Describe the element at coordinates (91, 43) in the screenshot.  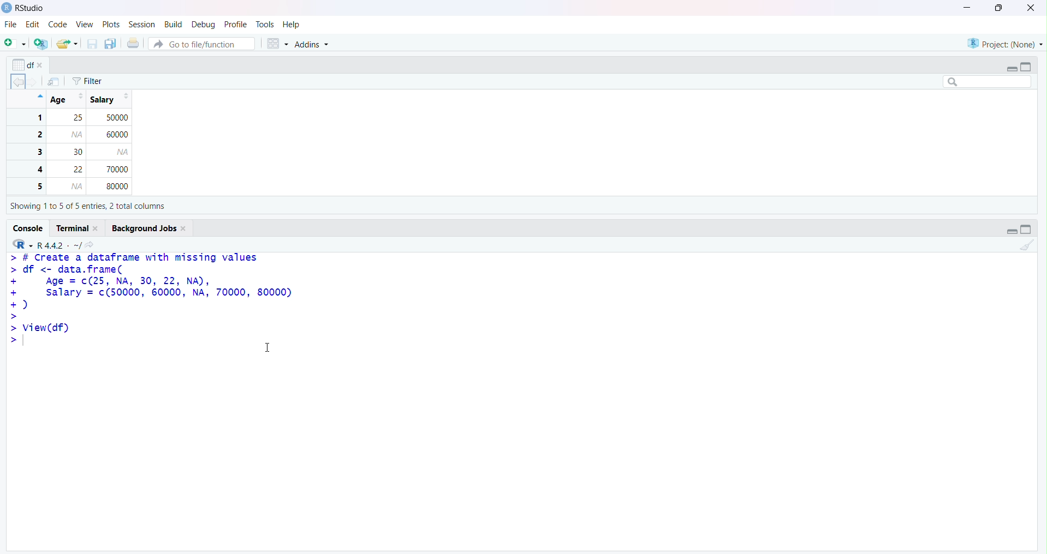
I see `Save current document (Ctrl + S)` at that location.